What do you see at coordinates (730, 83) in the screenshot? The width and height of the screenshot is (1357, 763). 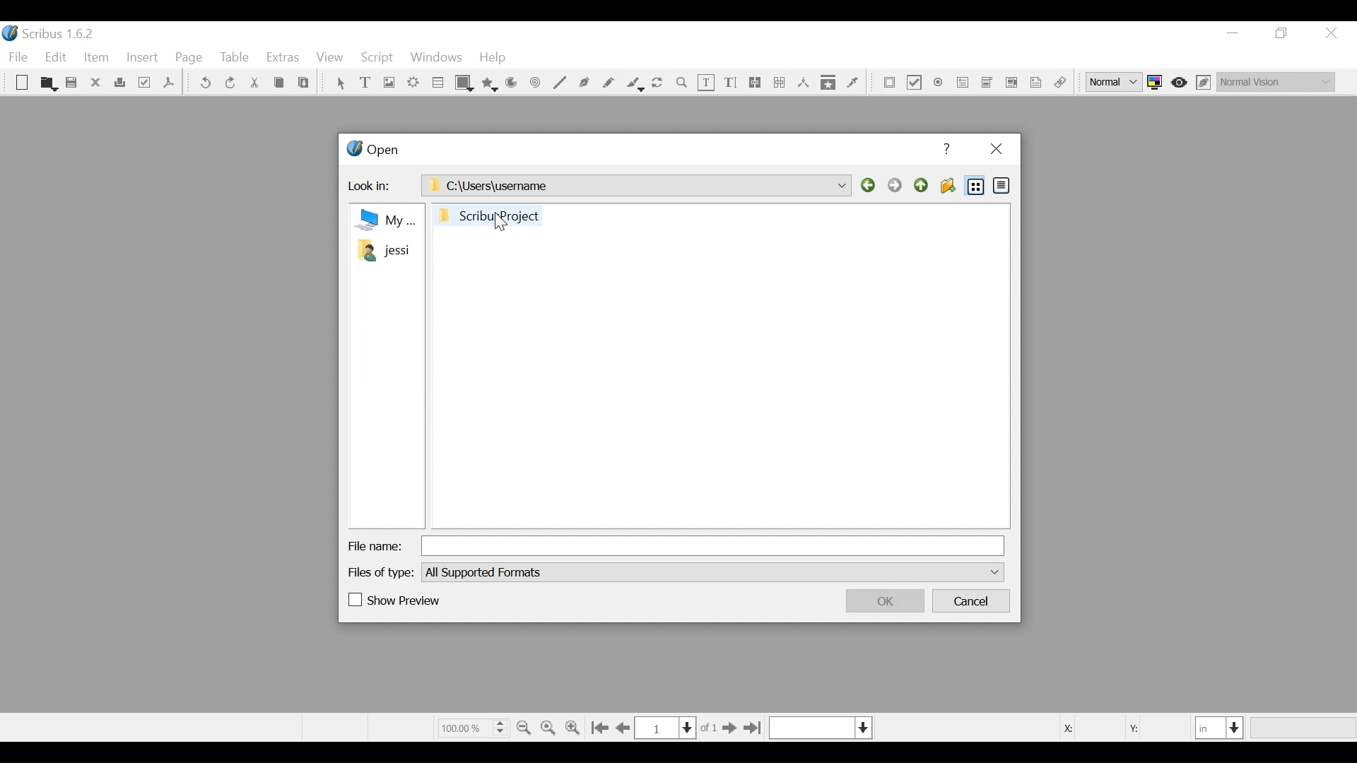 I see `Edit Content Text Story Editor` at bounding box center [730, 83].